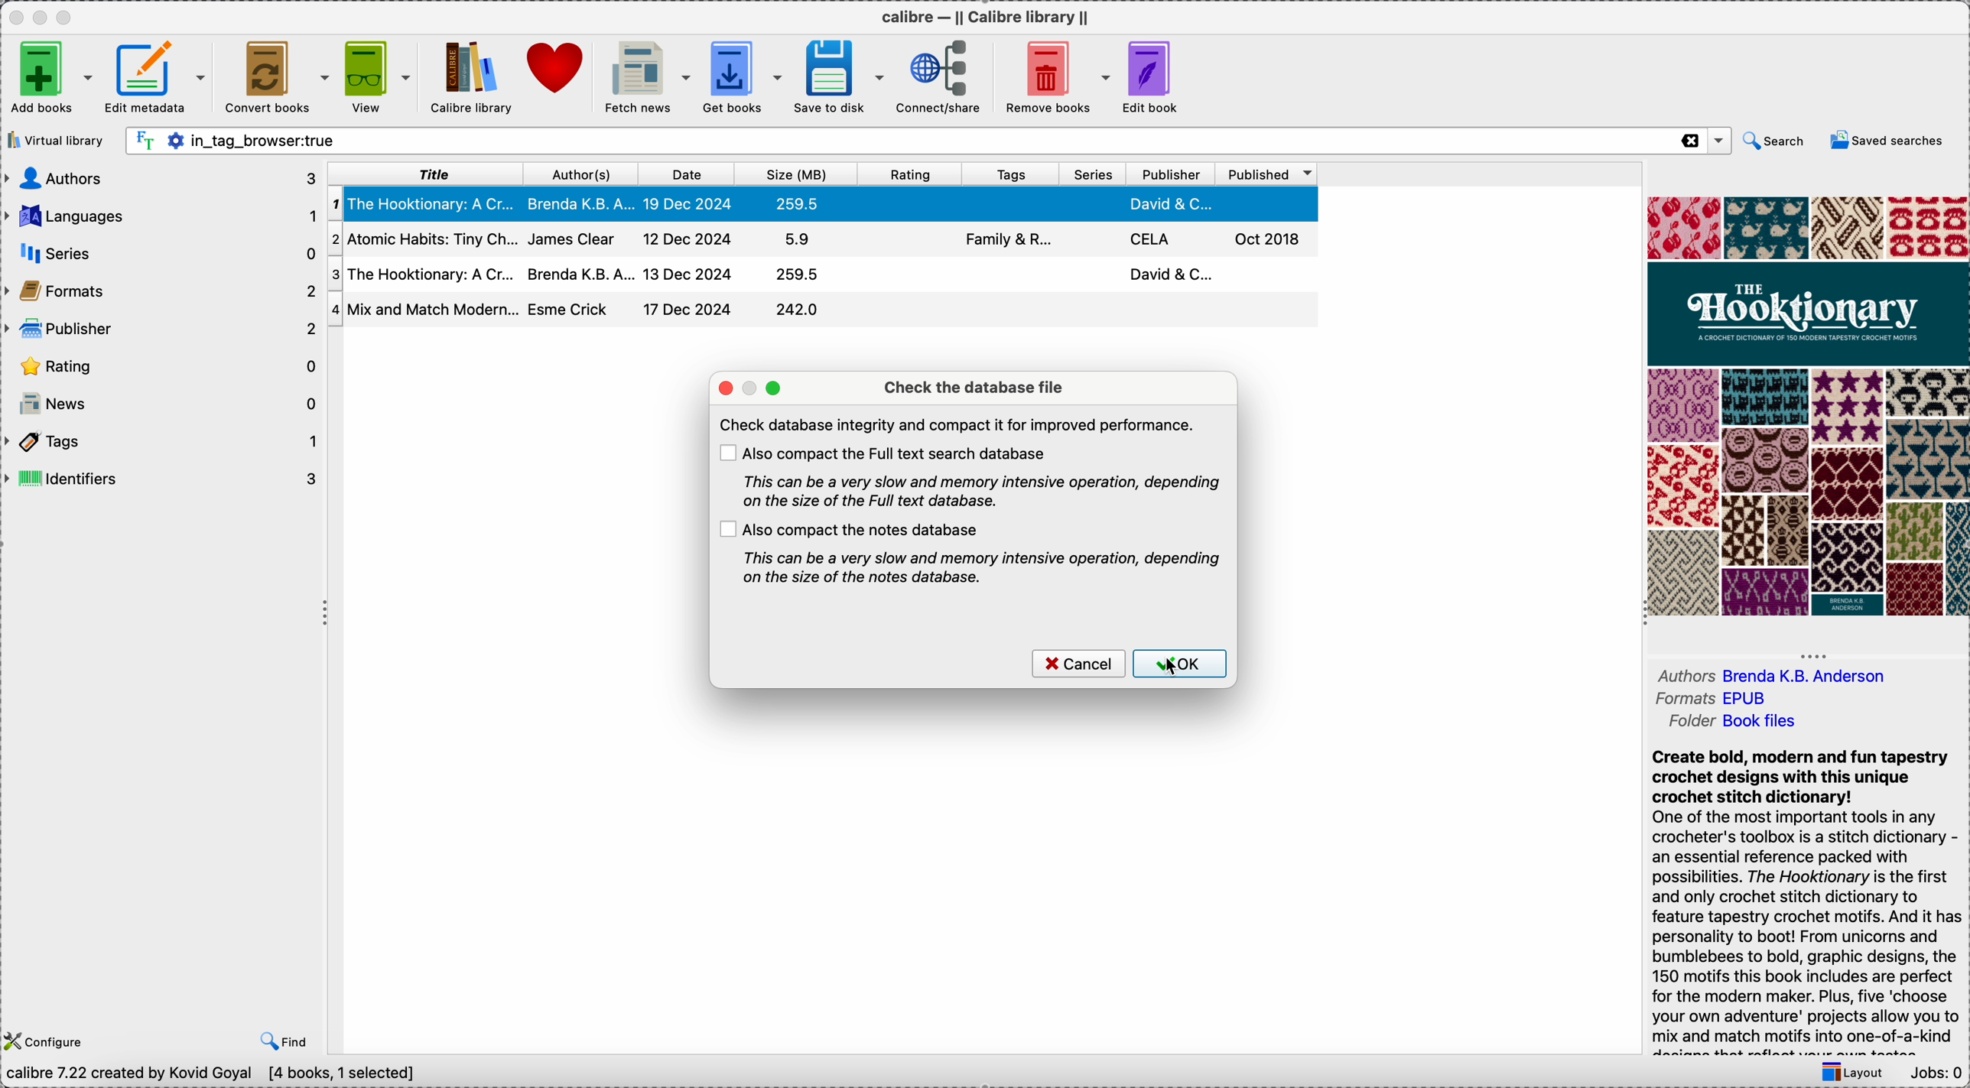 This screenshot has height=1088, width=1970. I want to click on edit metadata, so click(158, 82).